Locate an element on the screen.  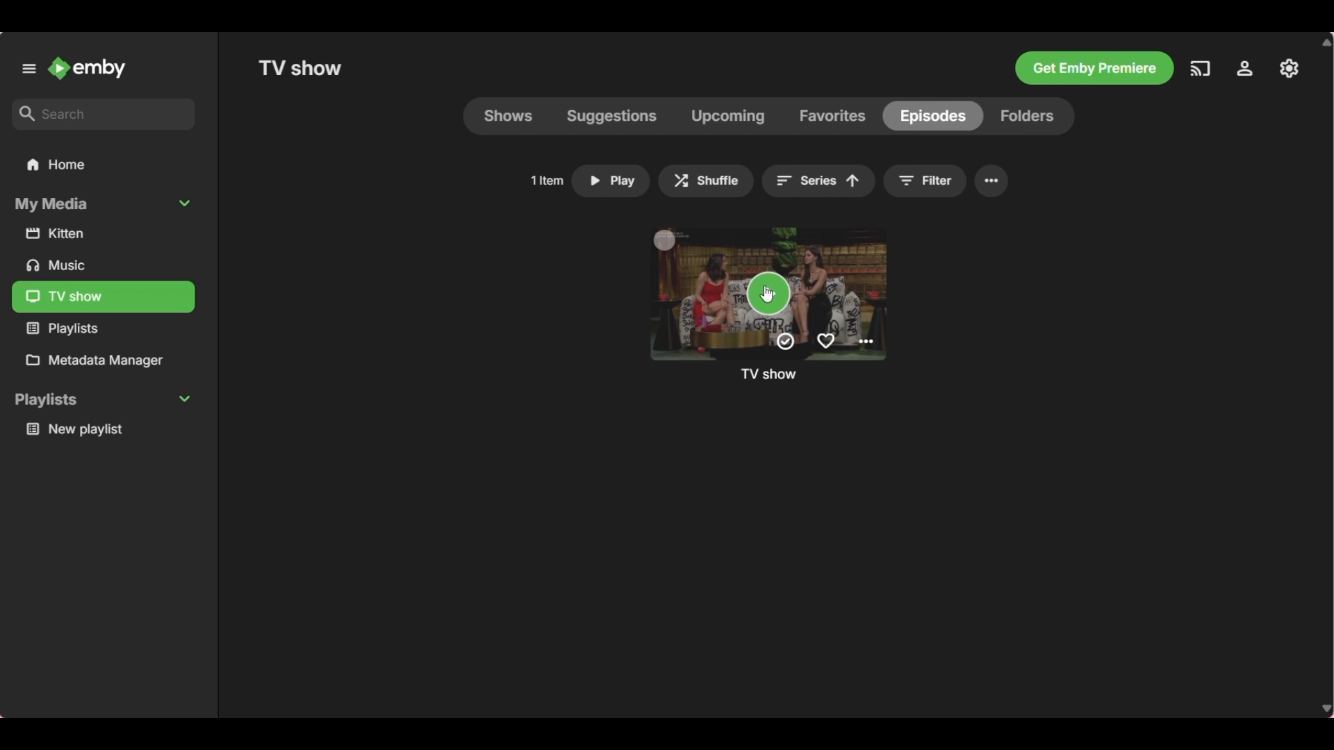
Series sorting is located at coordinates (819, 181).